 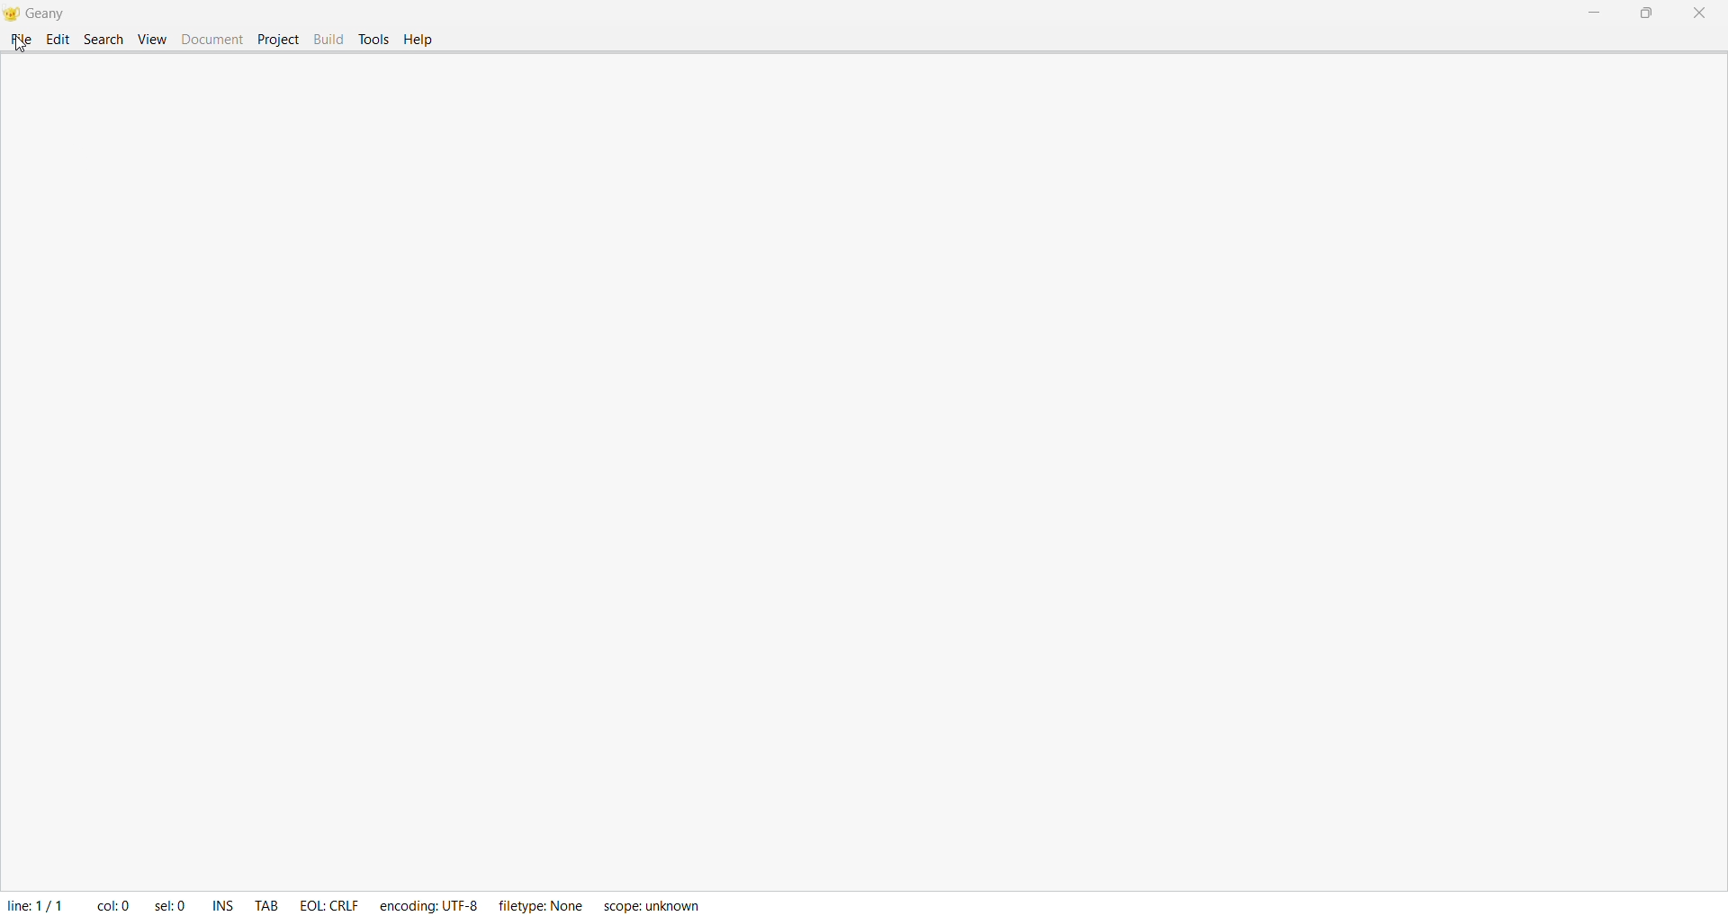 I want to click on Coding Space, so click(x=878, y=487).